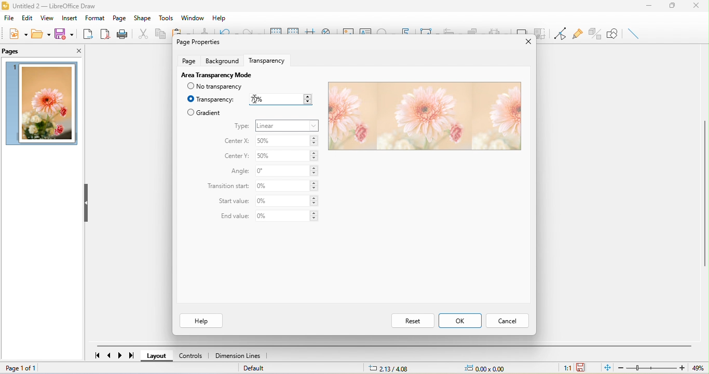 The height and width of the screenshot is (374, 709). What do you see at coordinates (19, 34) in the screenshot?
I see `new` at bounding box center [19, 34].